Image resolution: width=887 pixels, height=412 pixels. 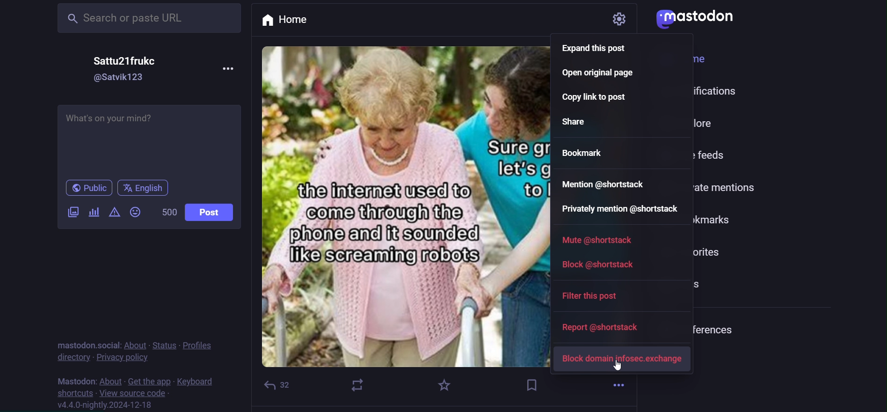 What do you see at coordinates (611, 18) in the screenshot?
I see `setting` at bounding box center [611, 18].